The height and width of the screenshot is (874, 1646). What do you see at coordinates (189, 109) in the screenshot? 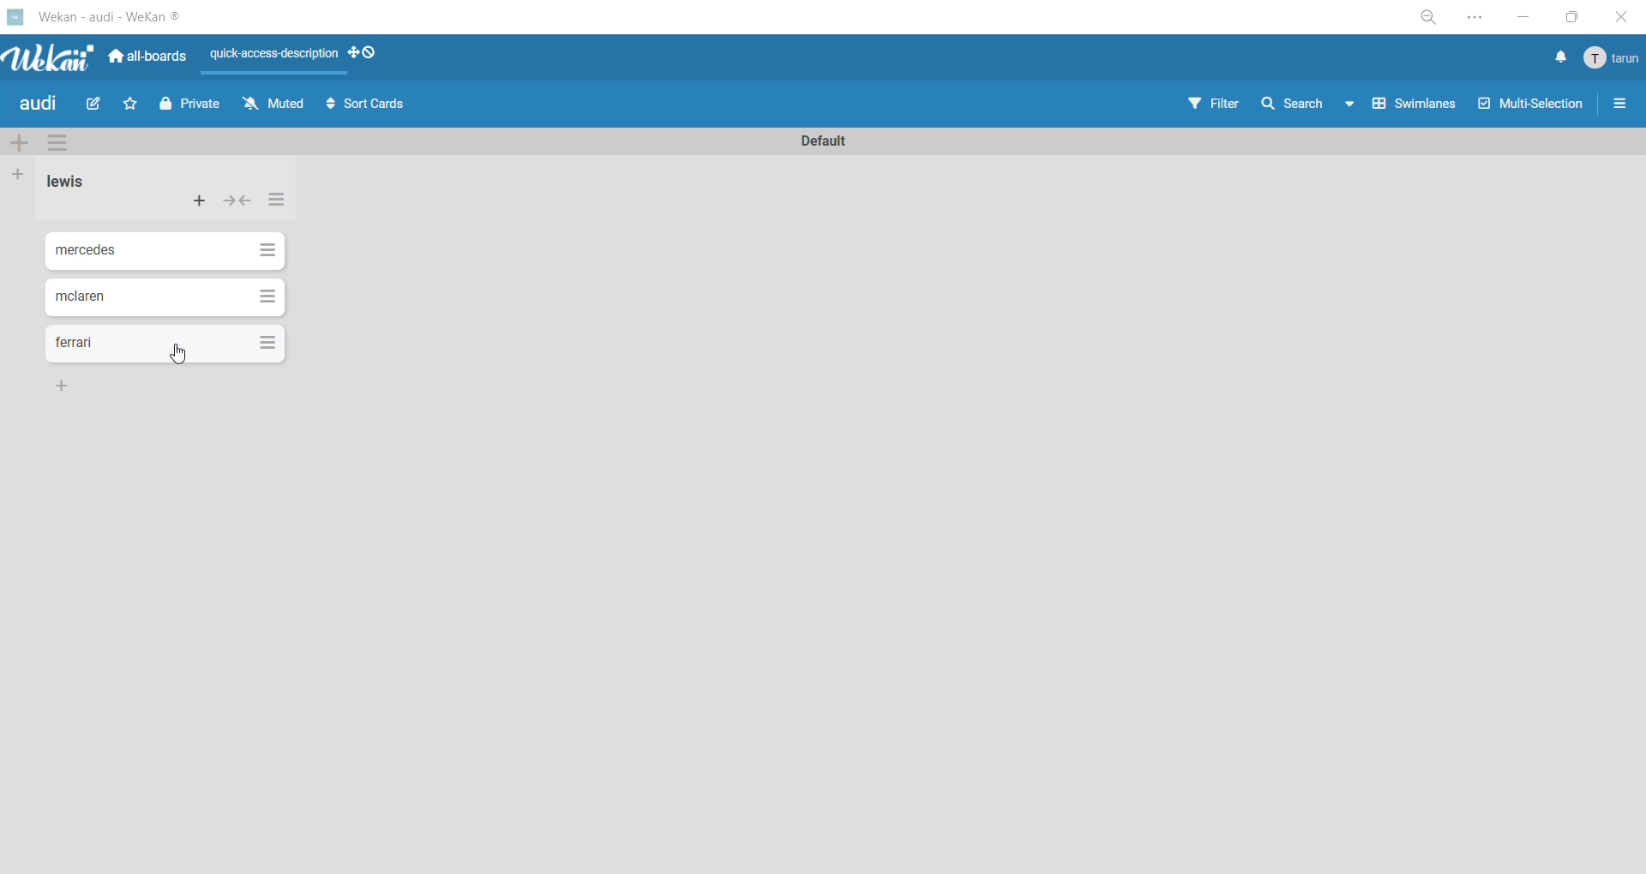
I see `private` at bounding box center [189, 109].